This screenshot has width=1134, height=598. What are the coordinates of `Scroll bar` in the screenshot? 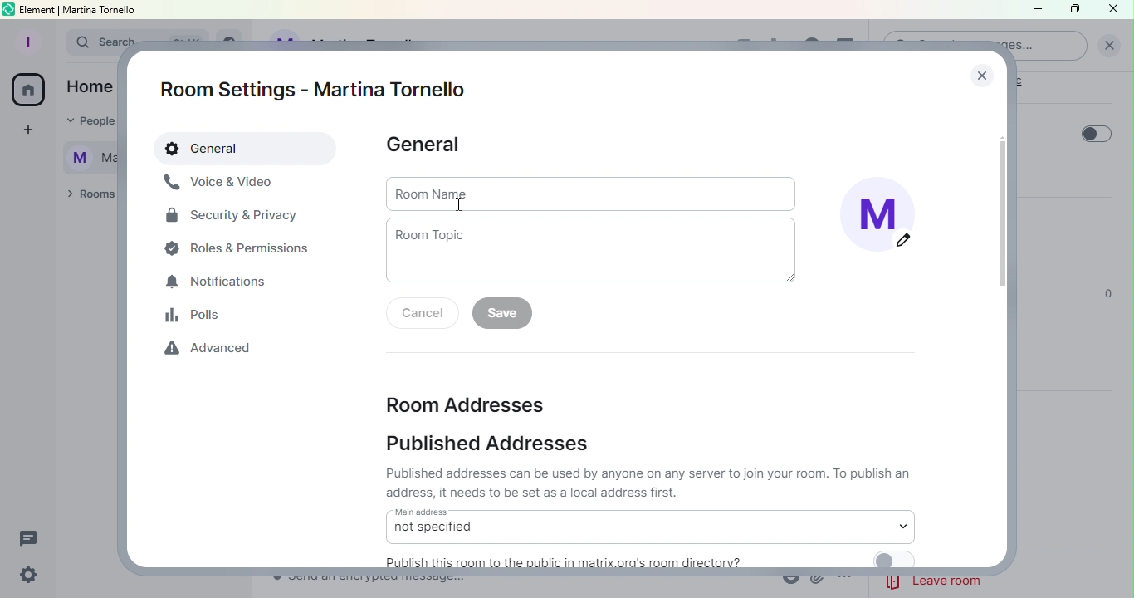 It's located at (1004, 324).